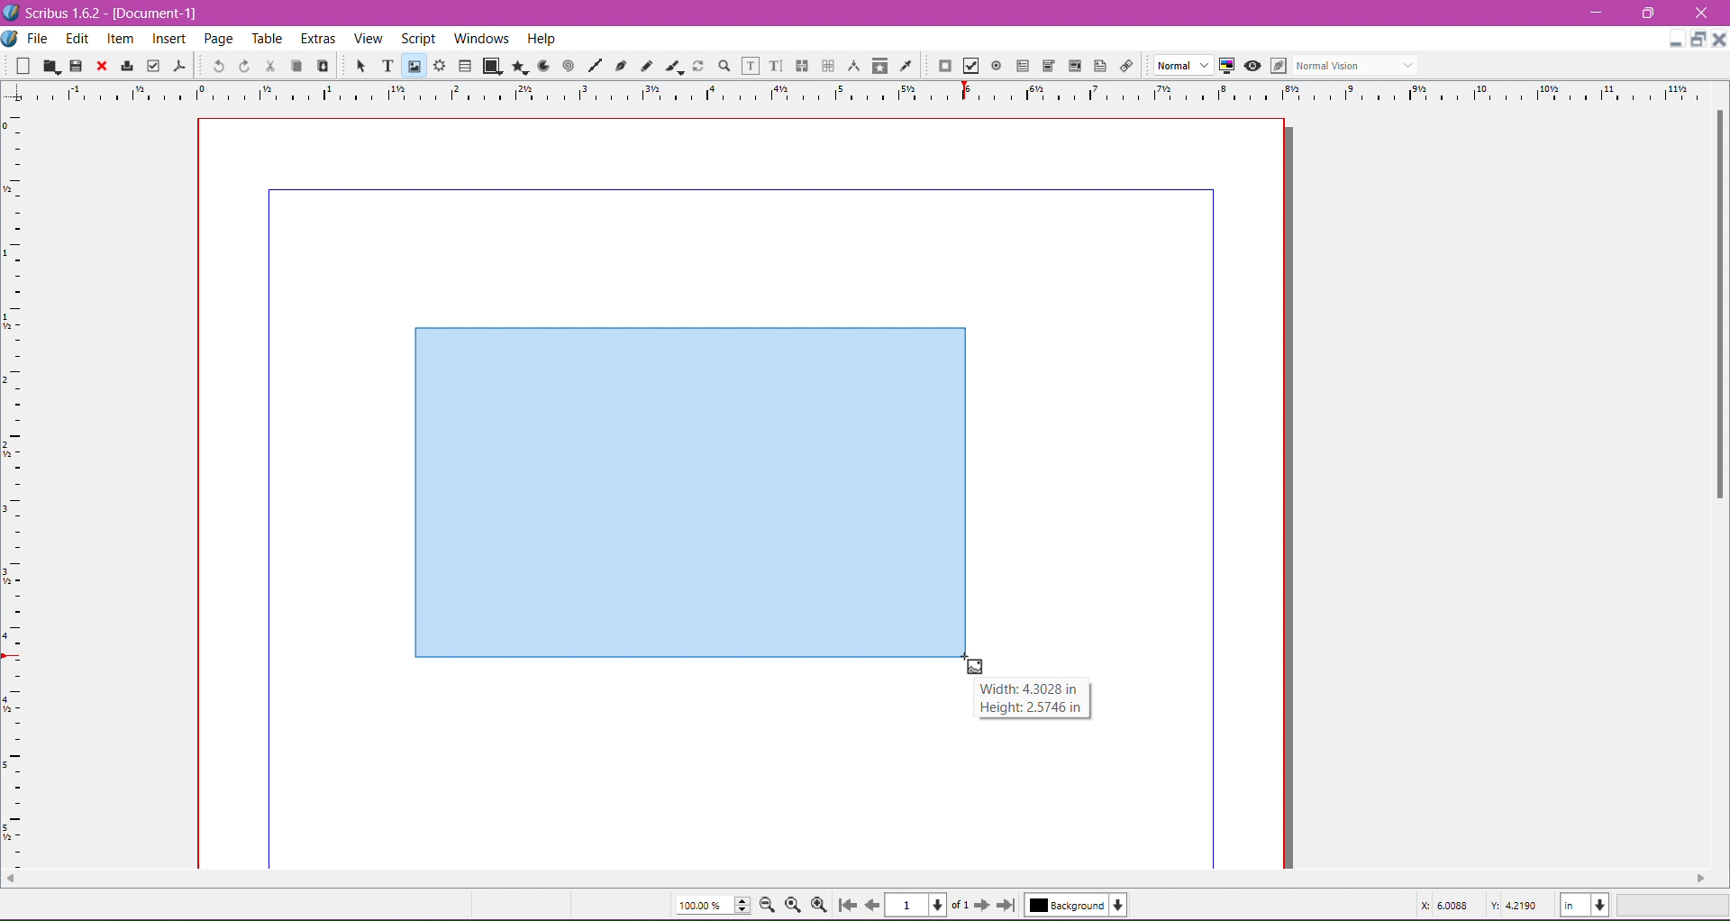 This screenshot has height=921, width=1730. What do you see at coordinates (1443, 905) in the screenshot?
I see `` at bounding box center [1443, 905].